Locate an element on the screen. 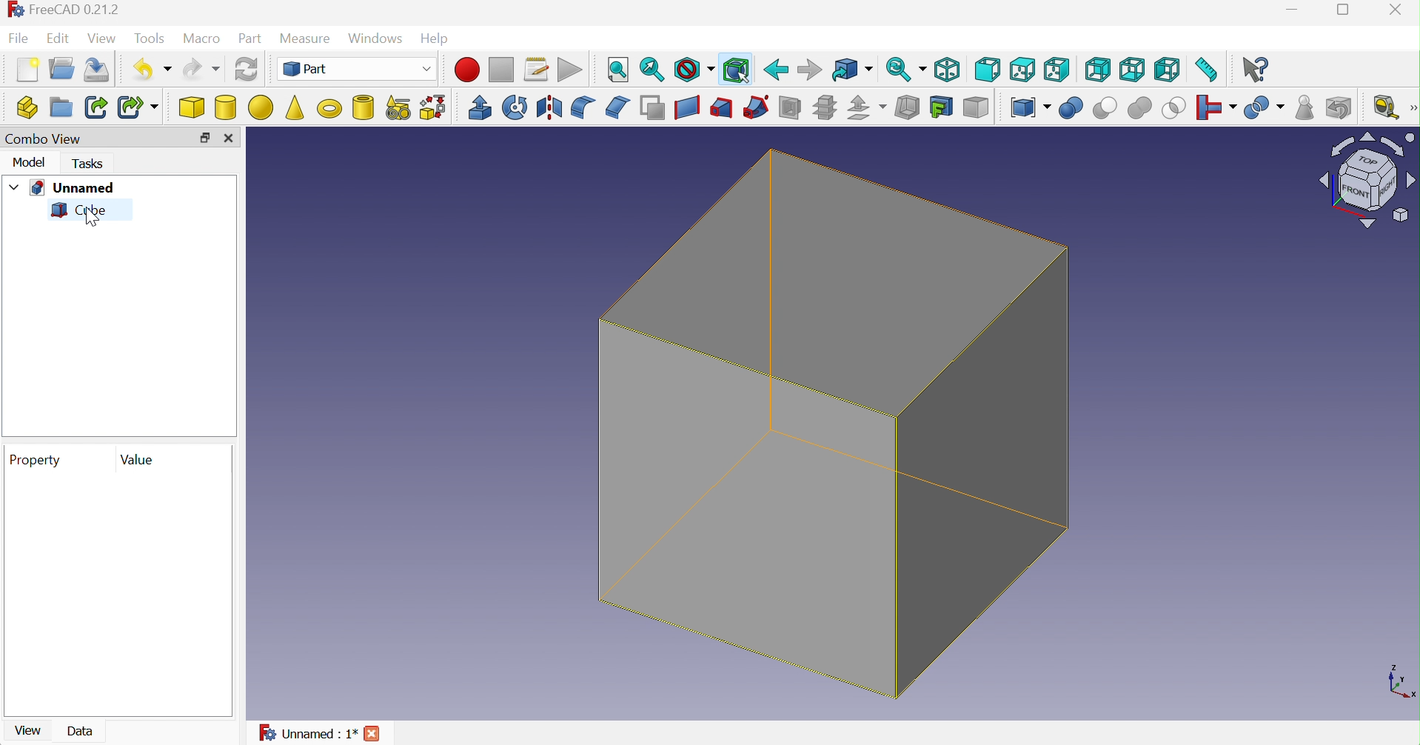 Image resolution: width=1420 pixels, height=745 pixels. cursor is located at coordinates (93, 217).